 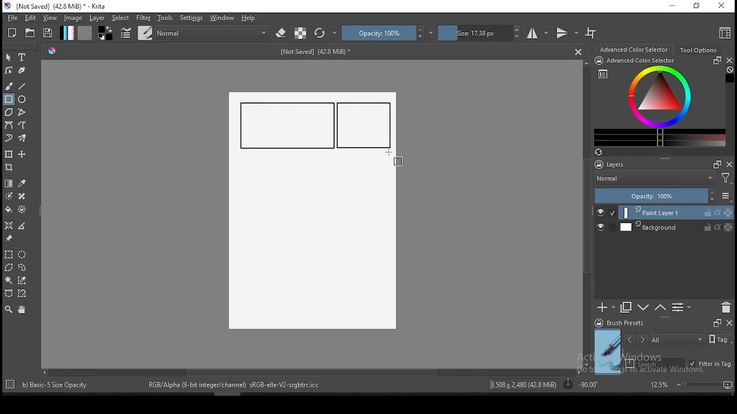 I want to click on line tool, so click(x=22, y=86).